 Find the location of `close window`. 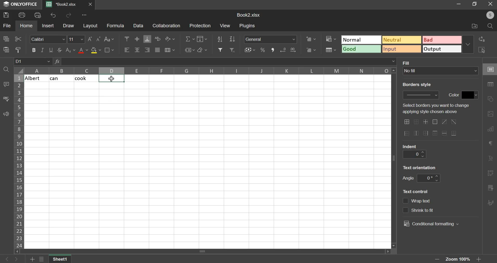

close window is located at coordinates (490, 4).